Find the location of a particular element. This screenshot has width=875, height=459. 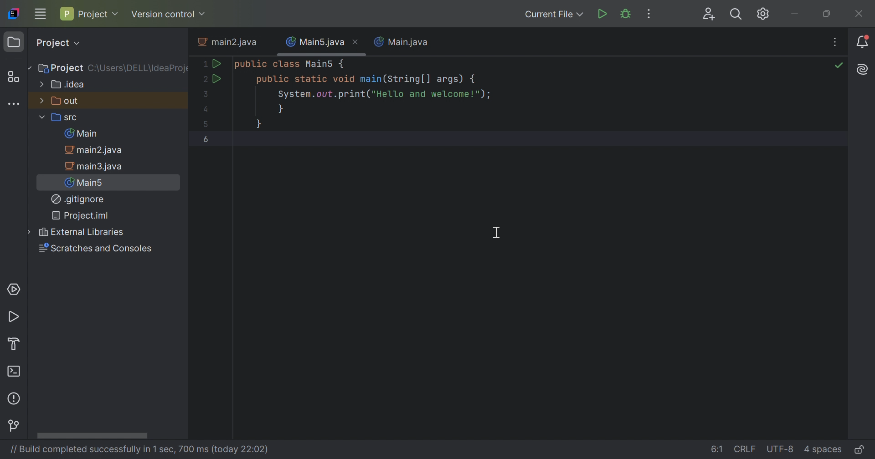

Recent Files, Tab Actions, and More is located at coordinates (862, 70).